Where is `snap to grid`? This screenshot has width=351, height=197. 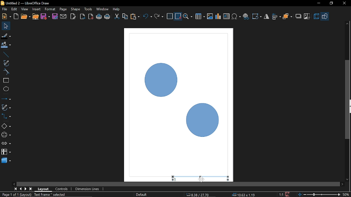
snap to grid is located at coordinates (178, 16).